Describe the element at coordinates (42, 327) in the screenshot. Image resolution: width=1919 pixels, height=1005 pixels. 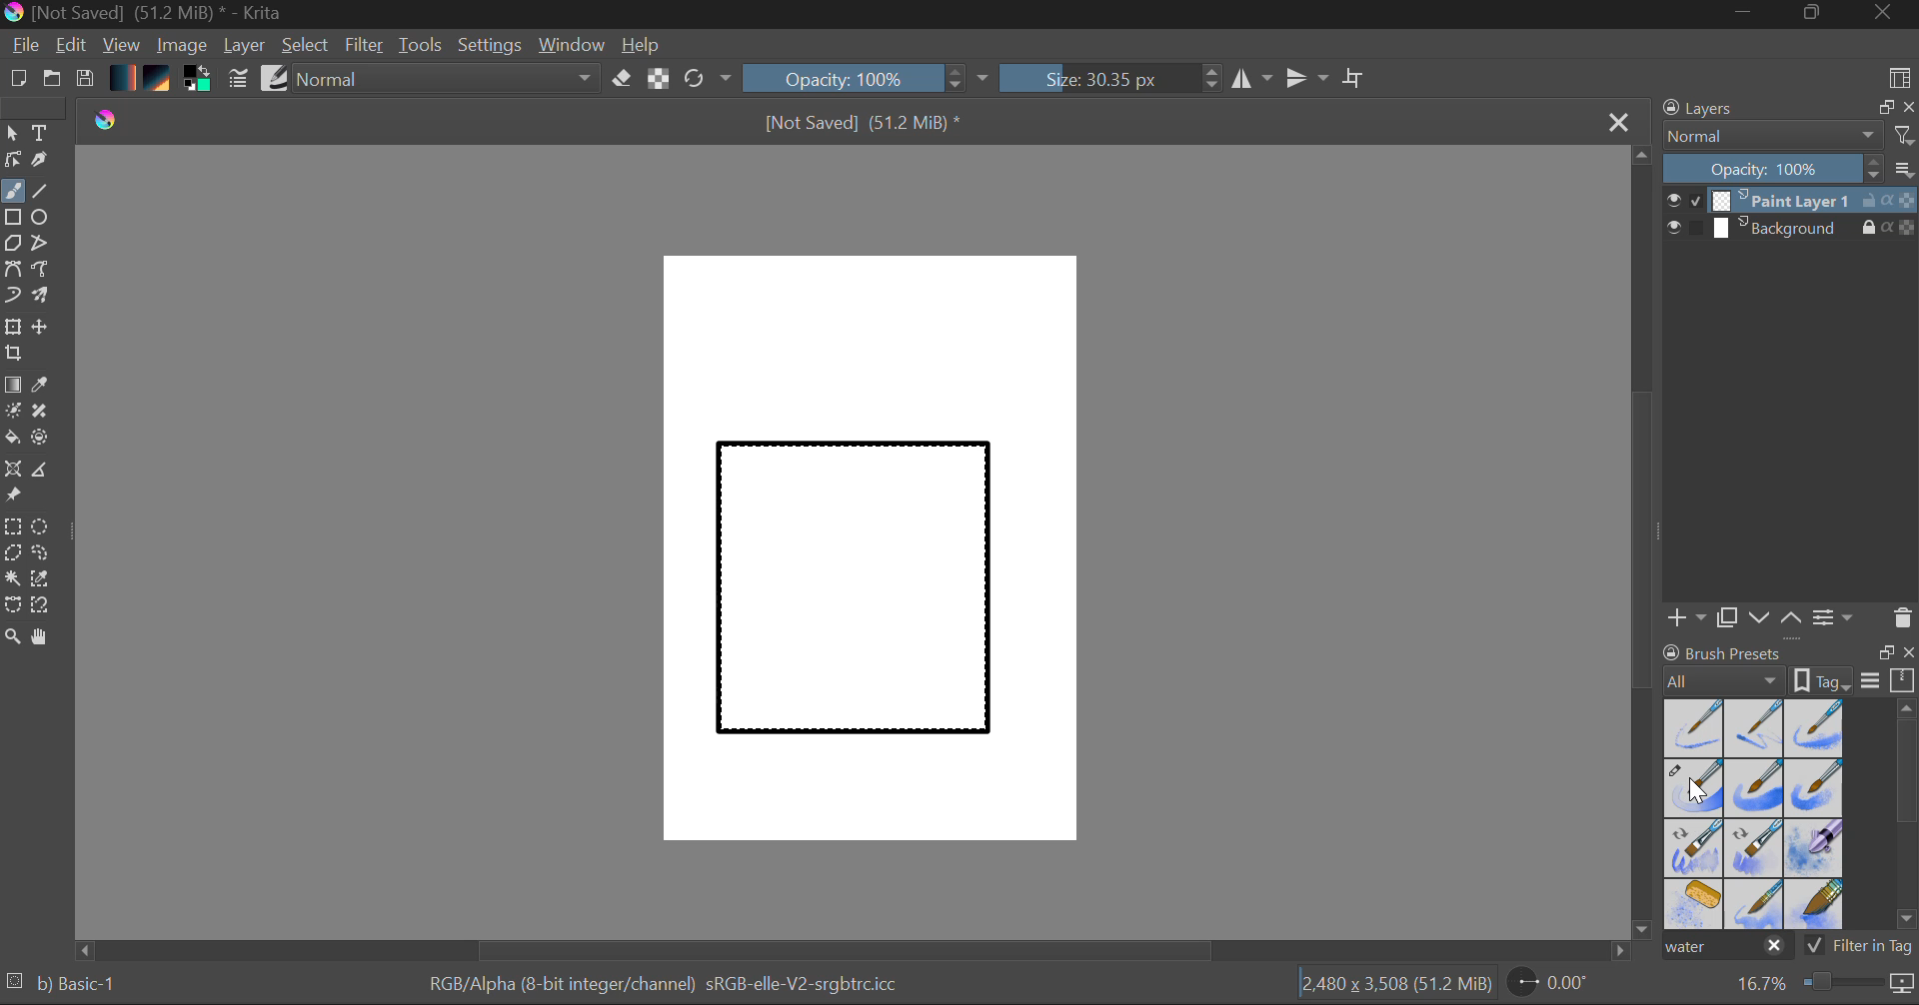
I see `Move Layer` at that location.